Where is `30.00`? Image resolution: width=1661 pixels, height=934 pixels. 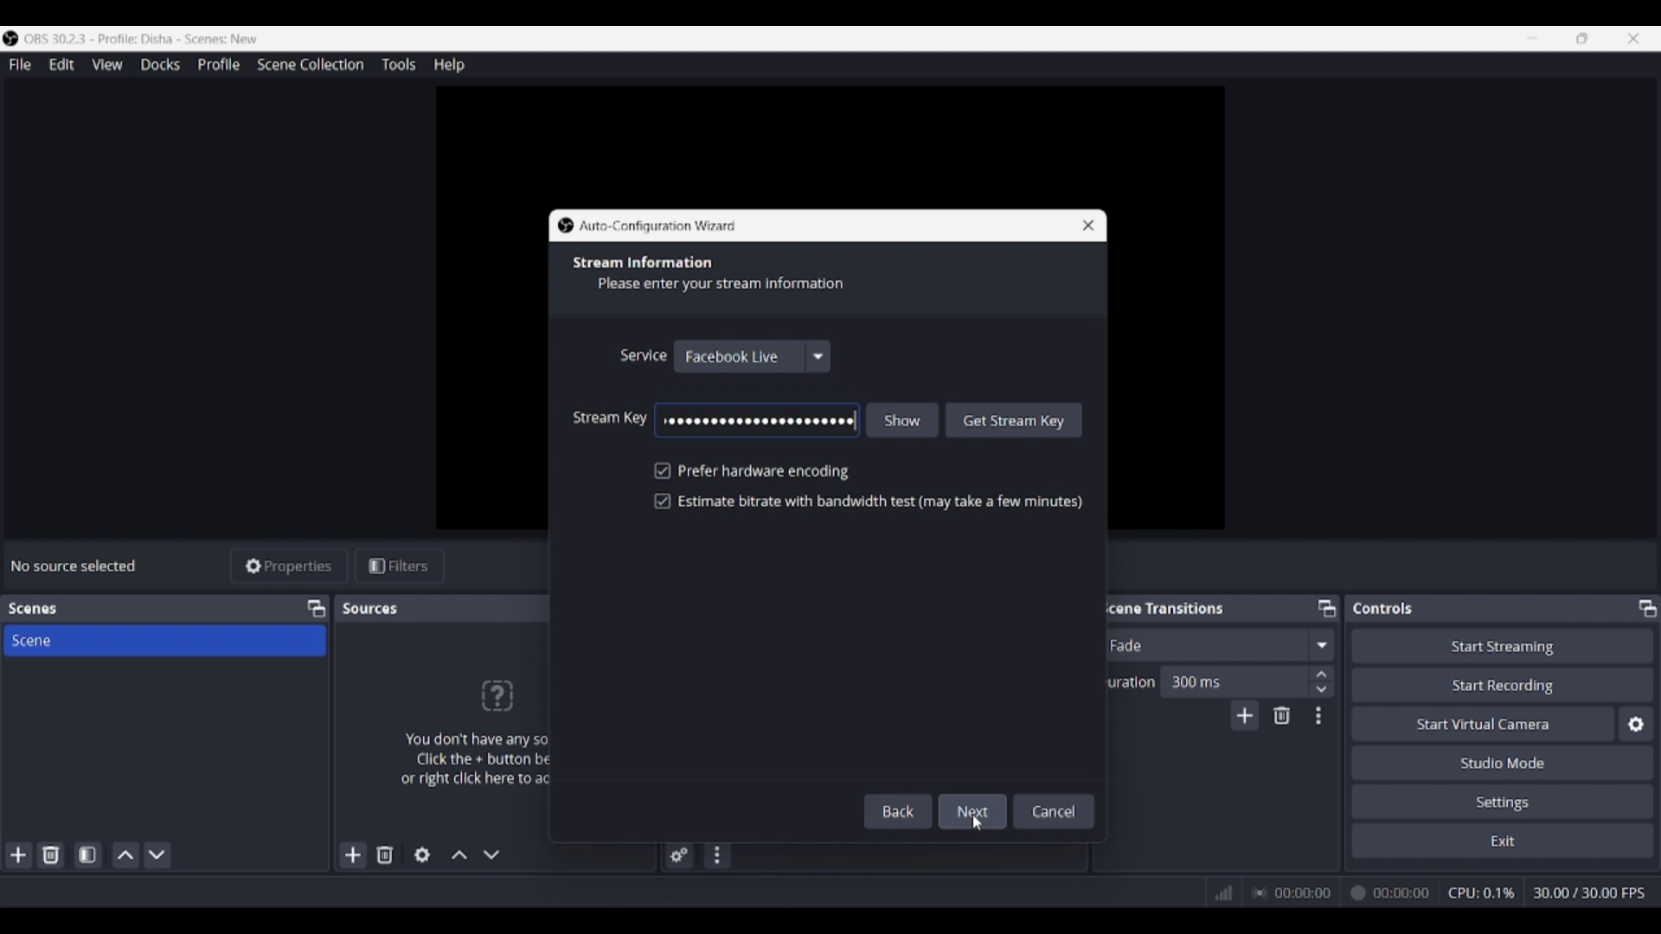
30.00 is located at coordinates (1590, 892).